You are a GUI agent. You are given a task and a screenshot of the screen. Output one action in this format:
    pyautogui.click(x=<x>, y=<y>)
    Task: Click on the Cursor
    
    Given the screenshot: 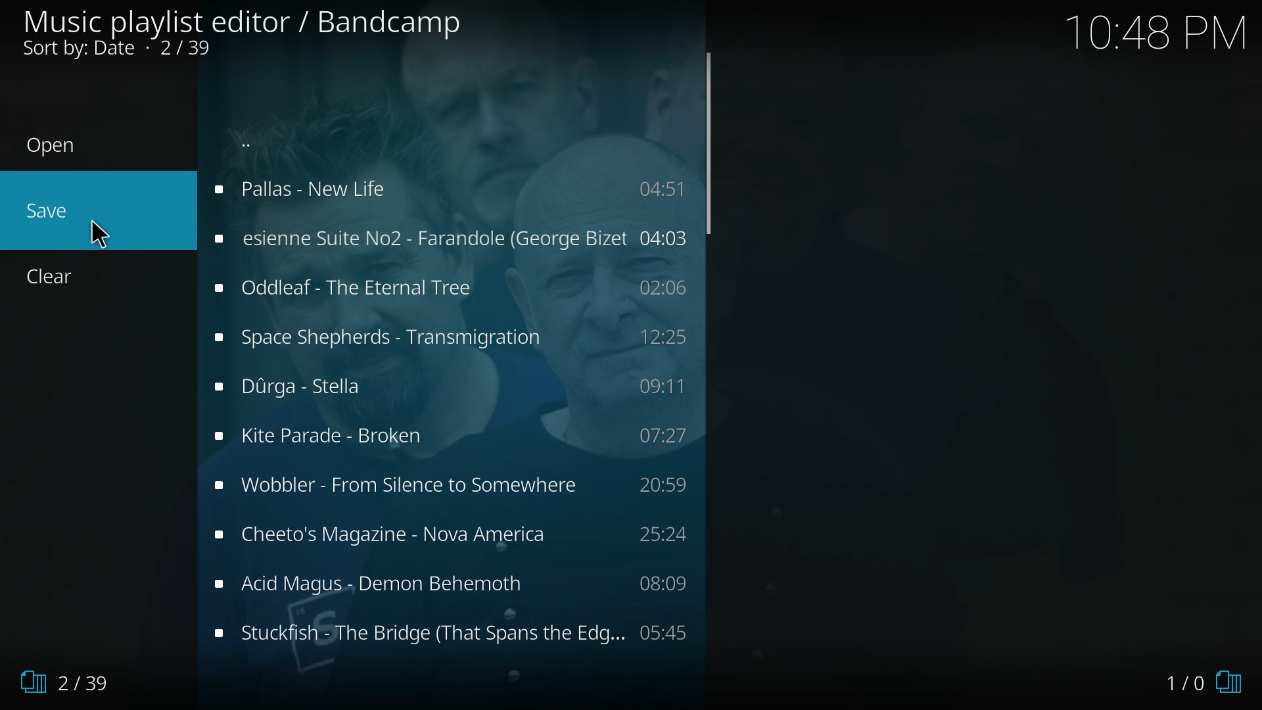 What is the action you would take?
    pyautogui.click(x=97, y=228)
    